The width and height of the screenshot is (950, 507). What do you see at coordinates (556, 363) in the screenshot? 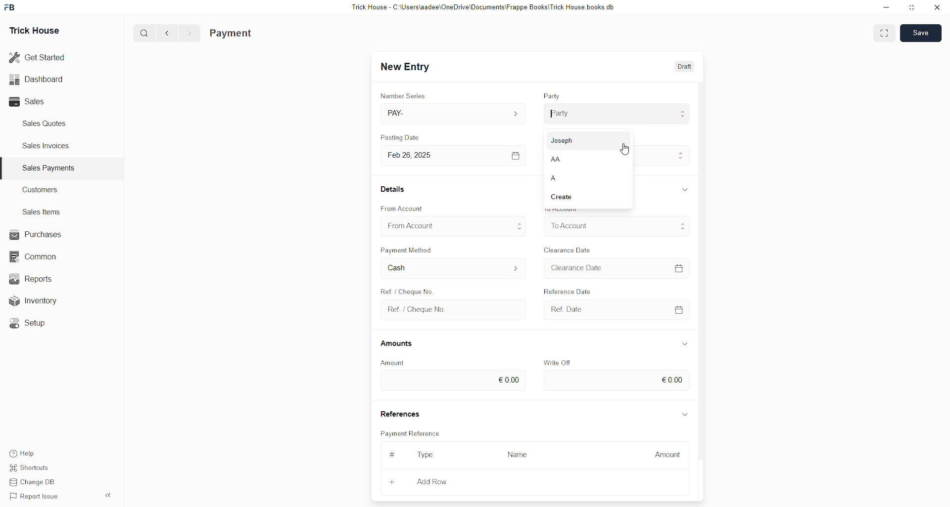
I see `Write Off` at bounding box center [556, 363].